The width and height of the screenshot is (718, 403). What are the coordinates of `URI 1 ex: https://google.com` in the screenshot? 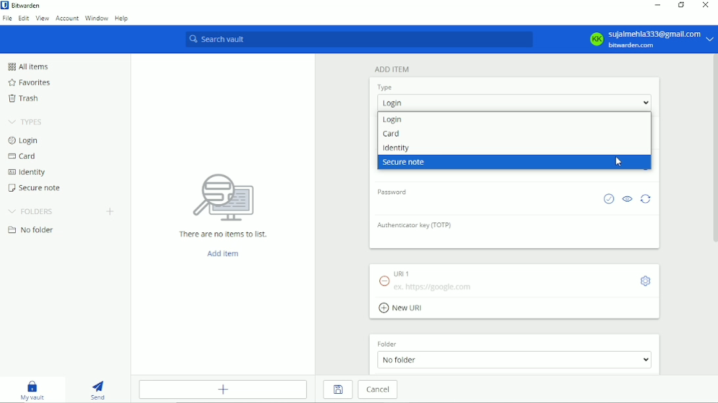 It's located at (425, 280).